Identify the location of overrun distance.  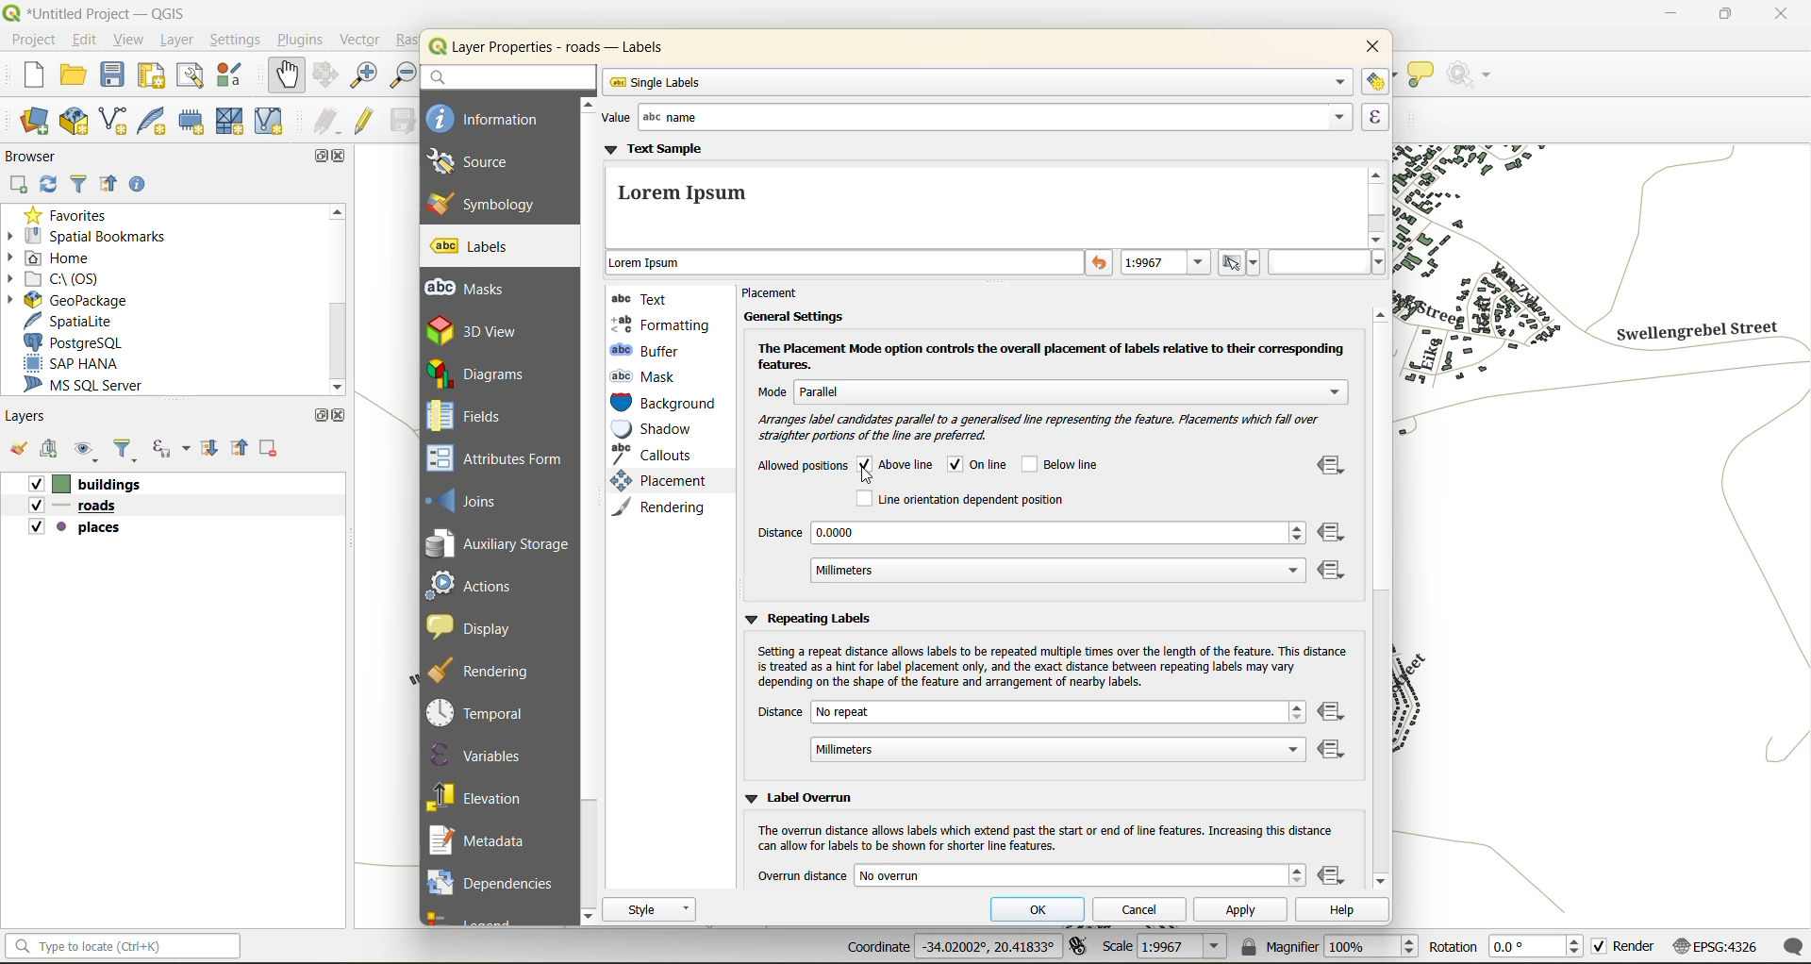
(1030, 874).